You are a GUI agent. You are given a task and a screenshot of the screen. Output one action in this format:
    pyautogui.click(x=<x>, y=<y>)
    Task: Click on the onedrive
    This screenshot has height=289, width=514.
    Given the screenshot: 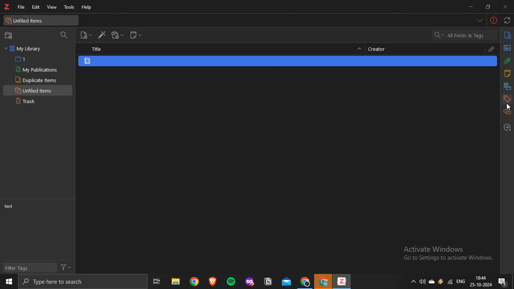 What is the action you would take?
    pyautogui.click(x=440, y=281)
    